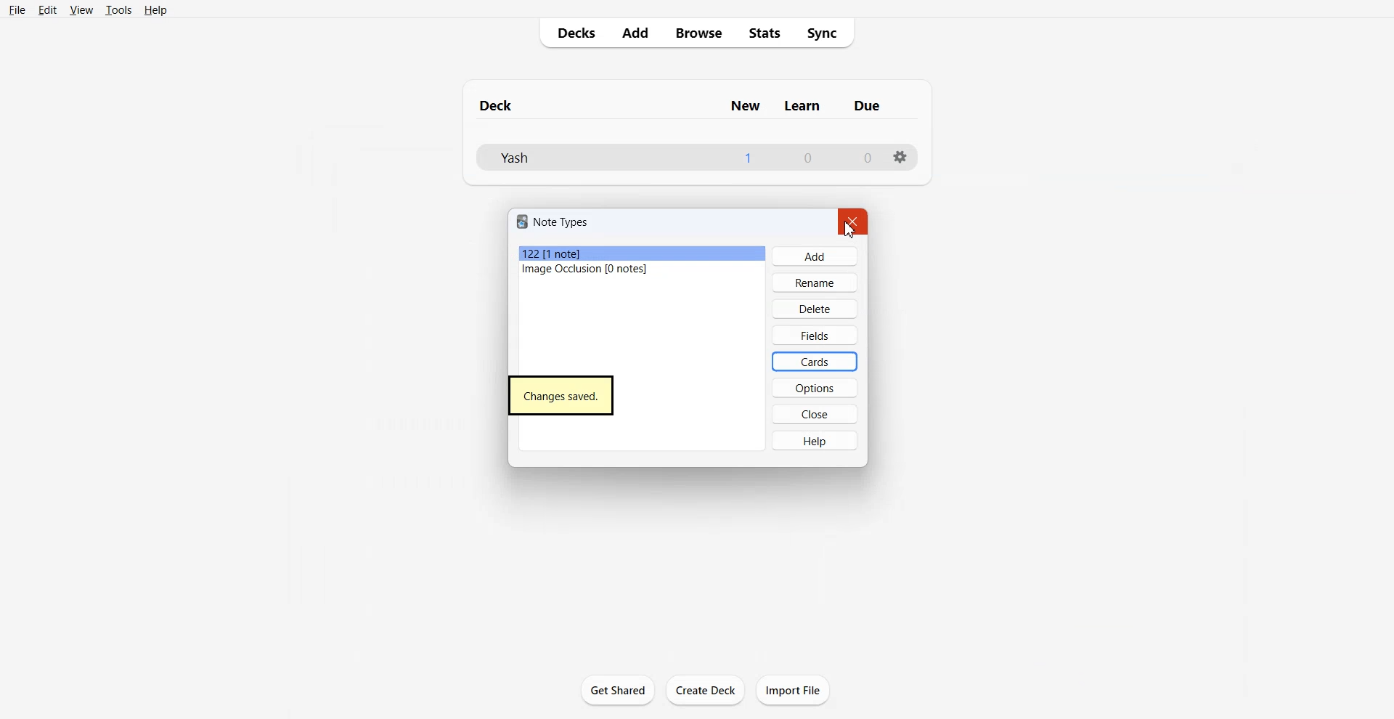 This screenshot has height=719, width=1394. Describe the element at coordinates (683, 106) in the screenshot. I see `Text 1` at that location.